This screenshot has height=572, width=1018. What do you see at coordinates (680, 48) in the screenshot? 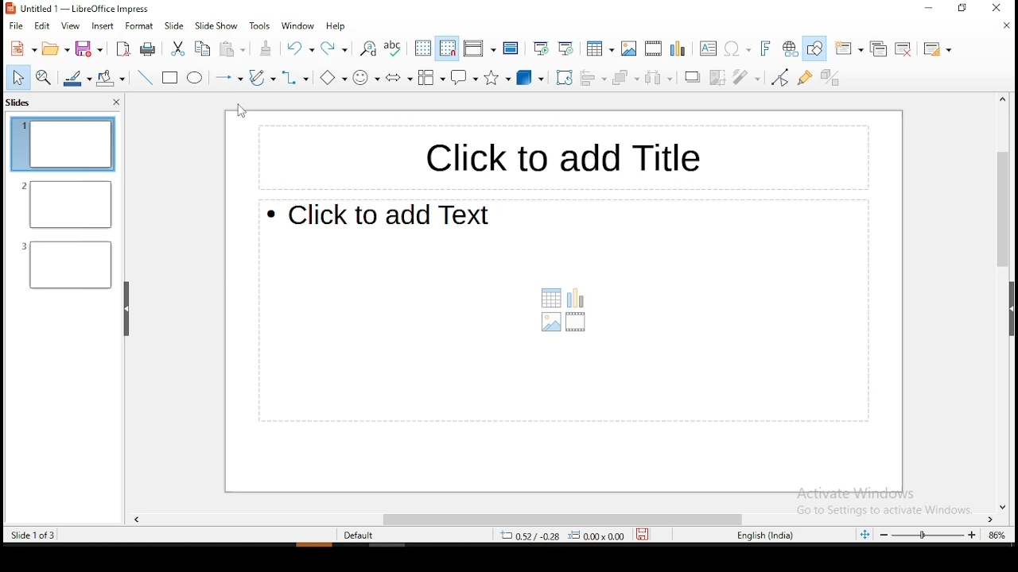
I see `insert chart` at bounding box center [680, 48].